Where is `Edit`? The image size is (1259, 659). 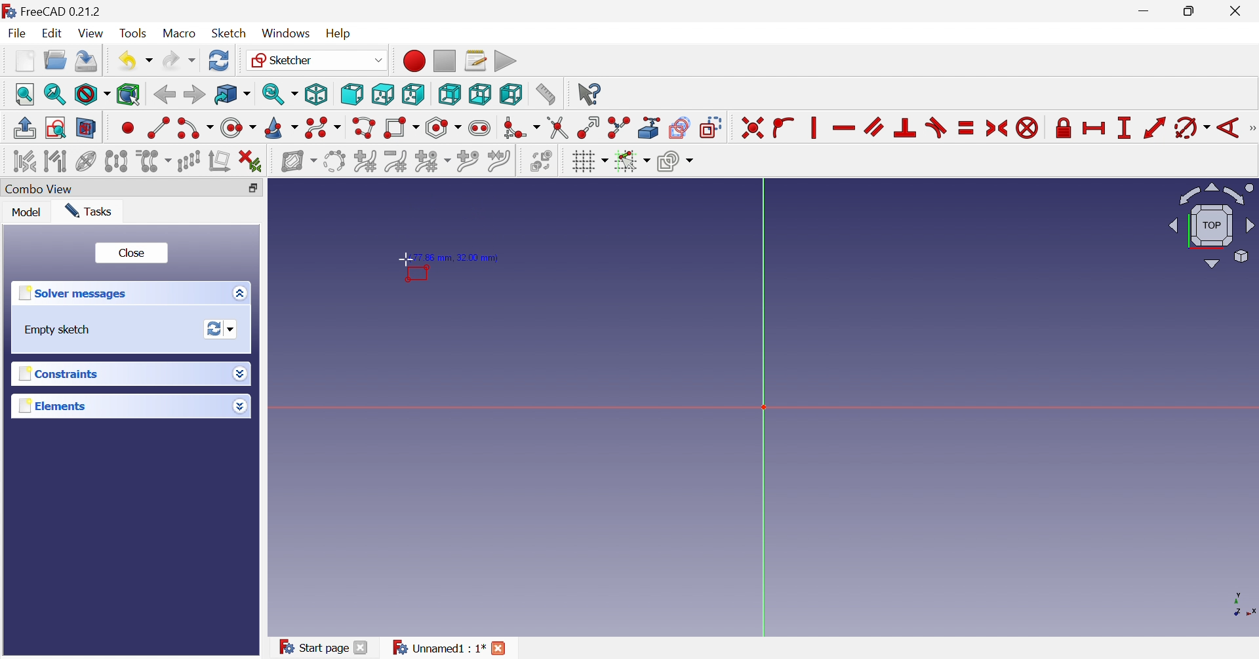
Edit is located at coordinates (54, 33).